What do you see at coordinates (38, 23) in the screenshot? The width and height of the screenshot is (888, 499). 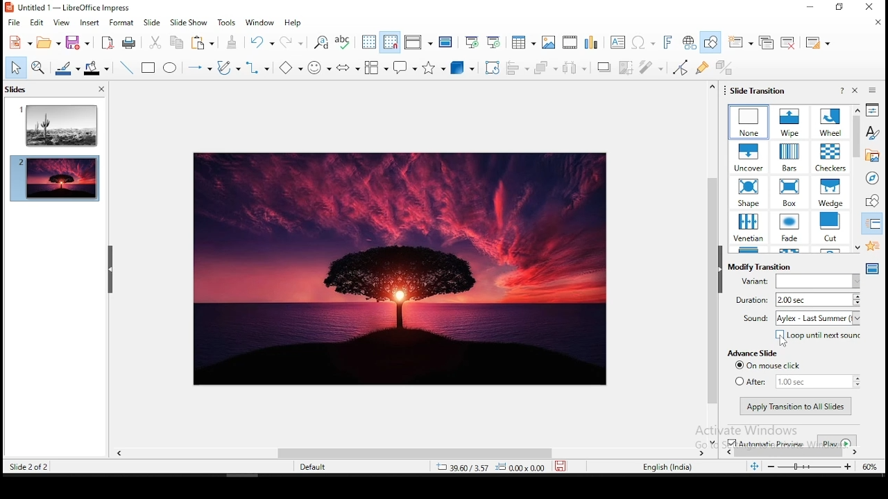 I see `edit` at bounding box center [38, 23].